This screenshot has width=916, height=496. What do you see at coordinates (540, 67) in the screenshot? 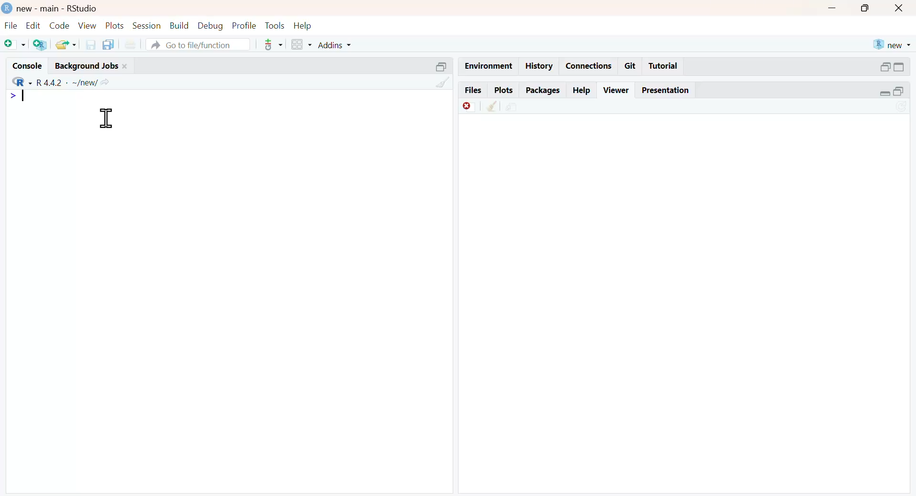
I see `history` at bounding box center [540, 67].